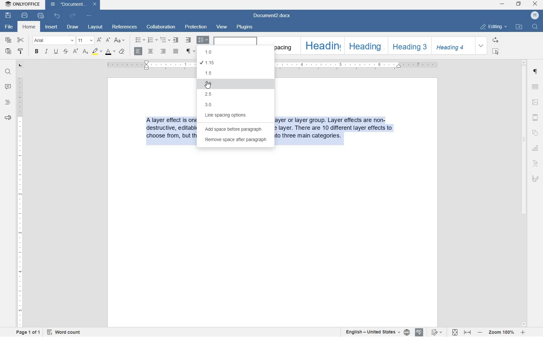  Describe the element at coordinates (535, 132) in the screenshot. I see `shapes` at that location.